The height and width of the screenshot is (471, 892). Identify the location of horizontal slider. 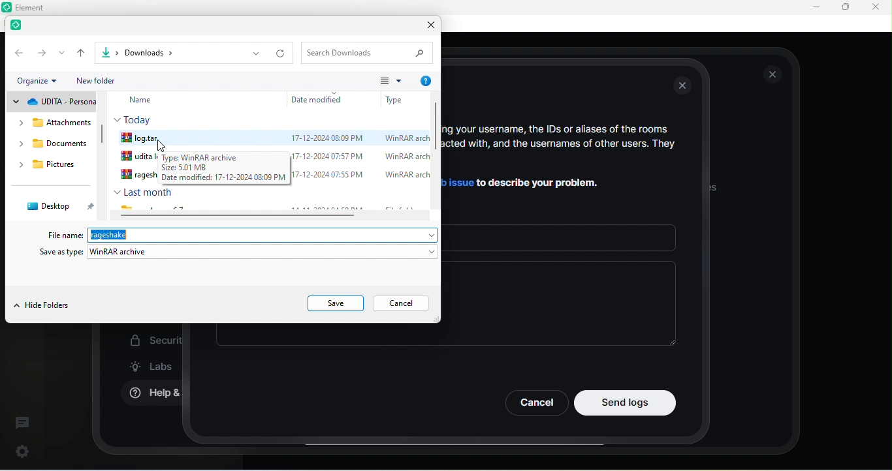
(274, 216).